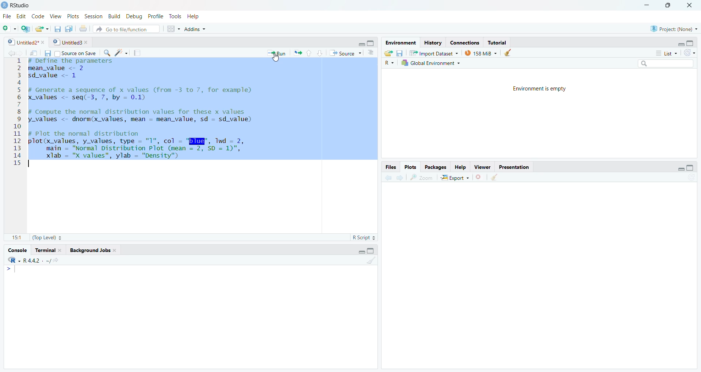 The width and height of the screenshot is (701, 372). I want to click on Background Jobs, so click(100, 251).